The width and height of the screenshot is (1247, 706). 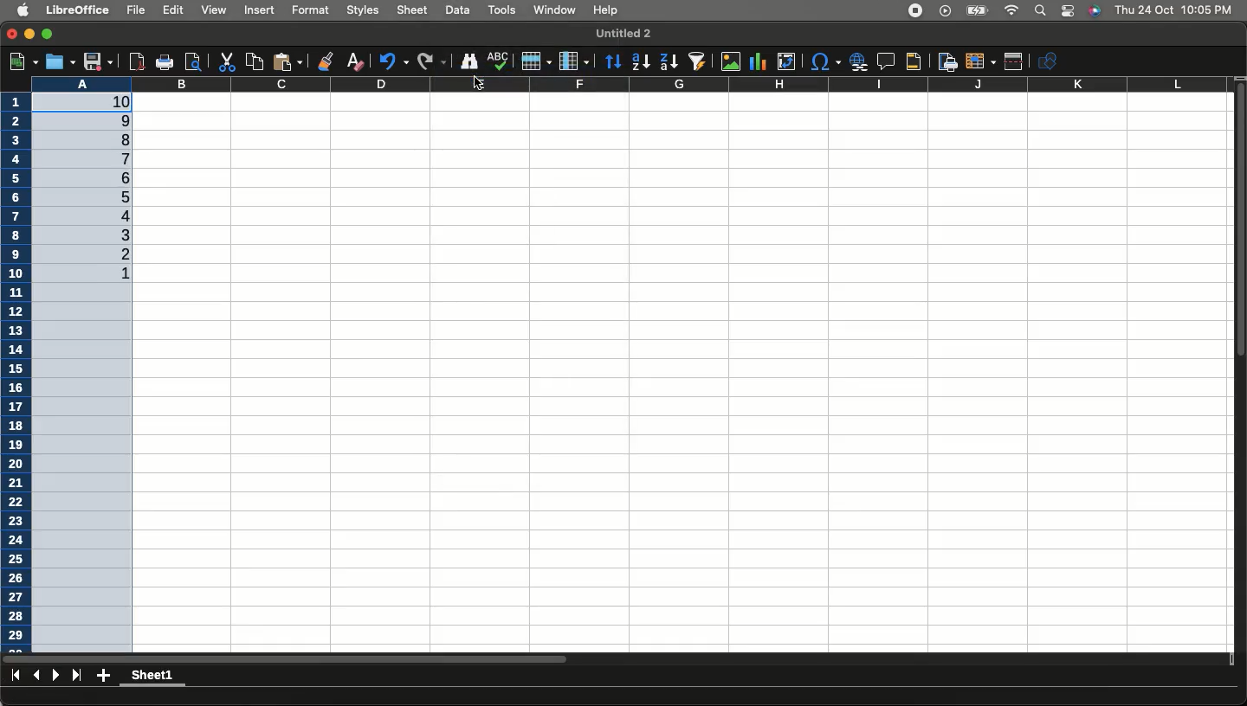 I want to click on Column, so click(x=684, y=86).